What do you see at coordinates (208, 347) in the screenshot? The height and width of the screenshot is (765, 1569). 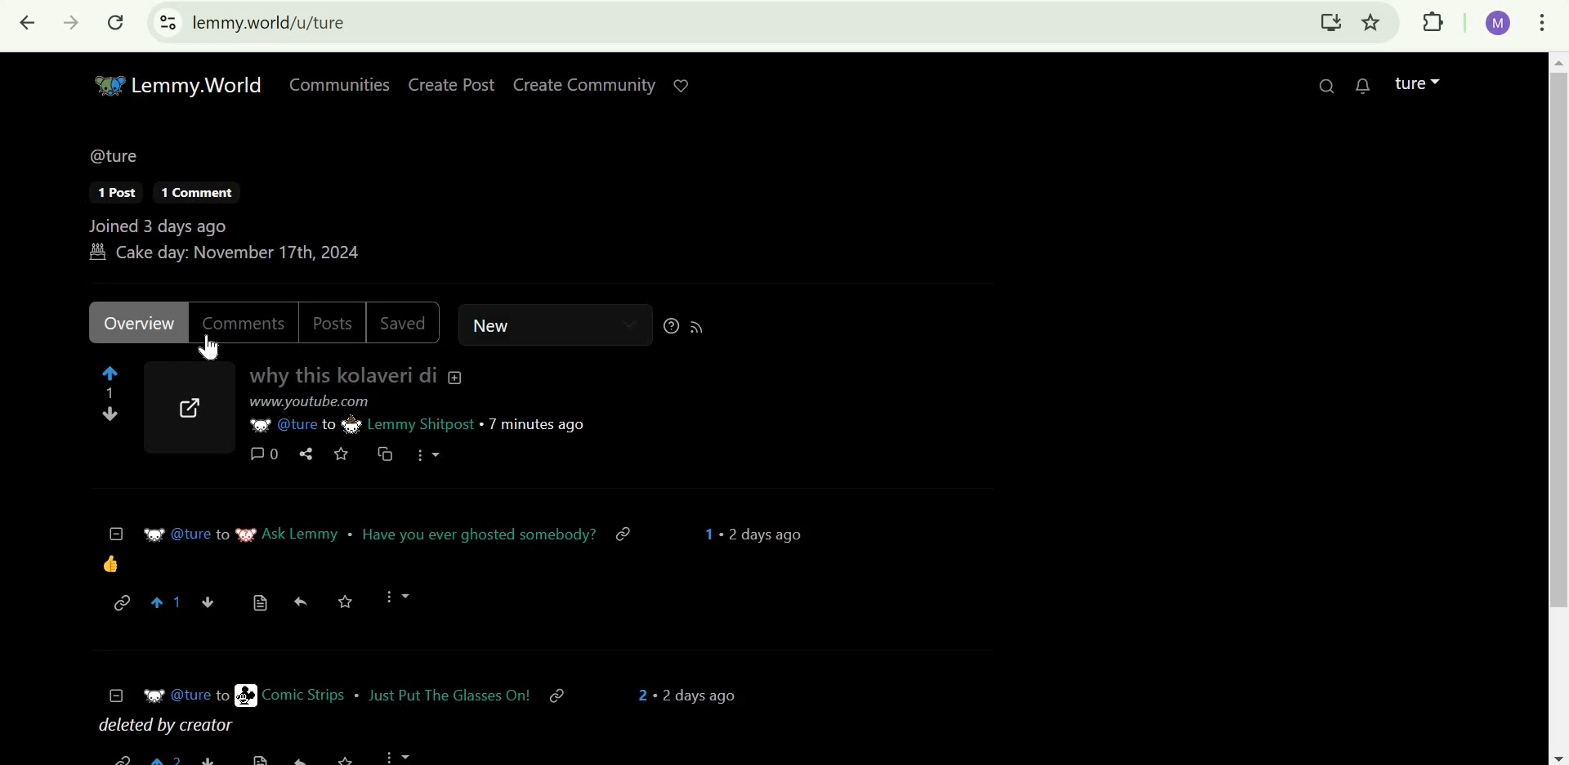 I see `cursor` at bounding box center [208, 347].